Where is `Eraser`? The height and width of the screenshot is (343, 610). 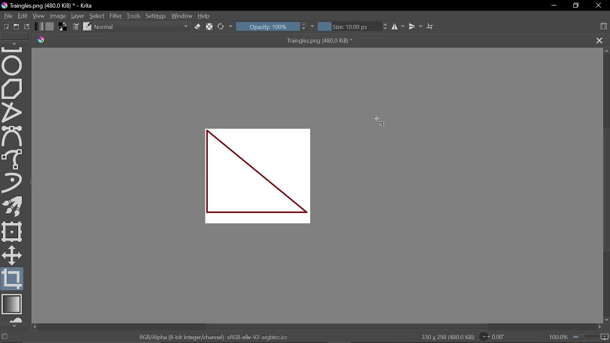
Eraser is located at coordinates (197, 27).